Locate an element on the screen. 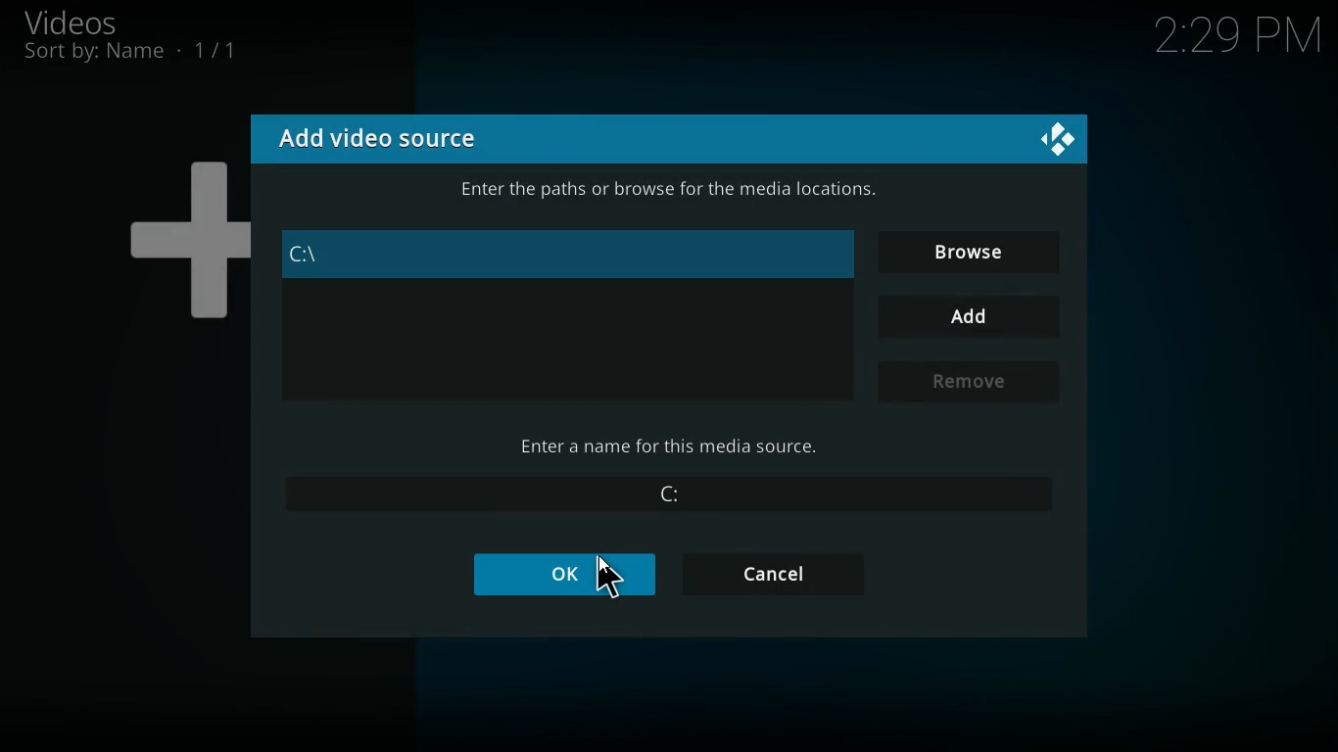 The image size is (1338, 752).  + is located at coordinates (182, 232).